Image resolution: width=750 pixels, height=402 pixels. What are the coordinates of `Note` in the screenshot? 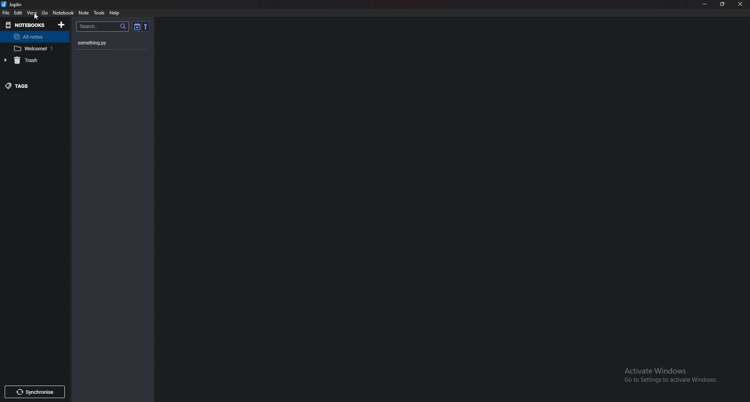 It's located at (84, 12).